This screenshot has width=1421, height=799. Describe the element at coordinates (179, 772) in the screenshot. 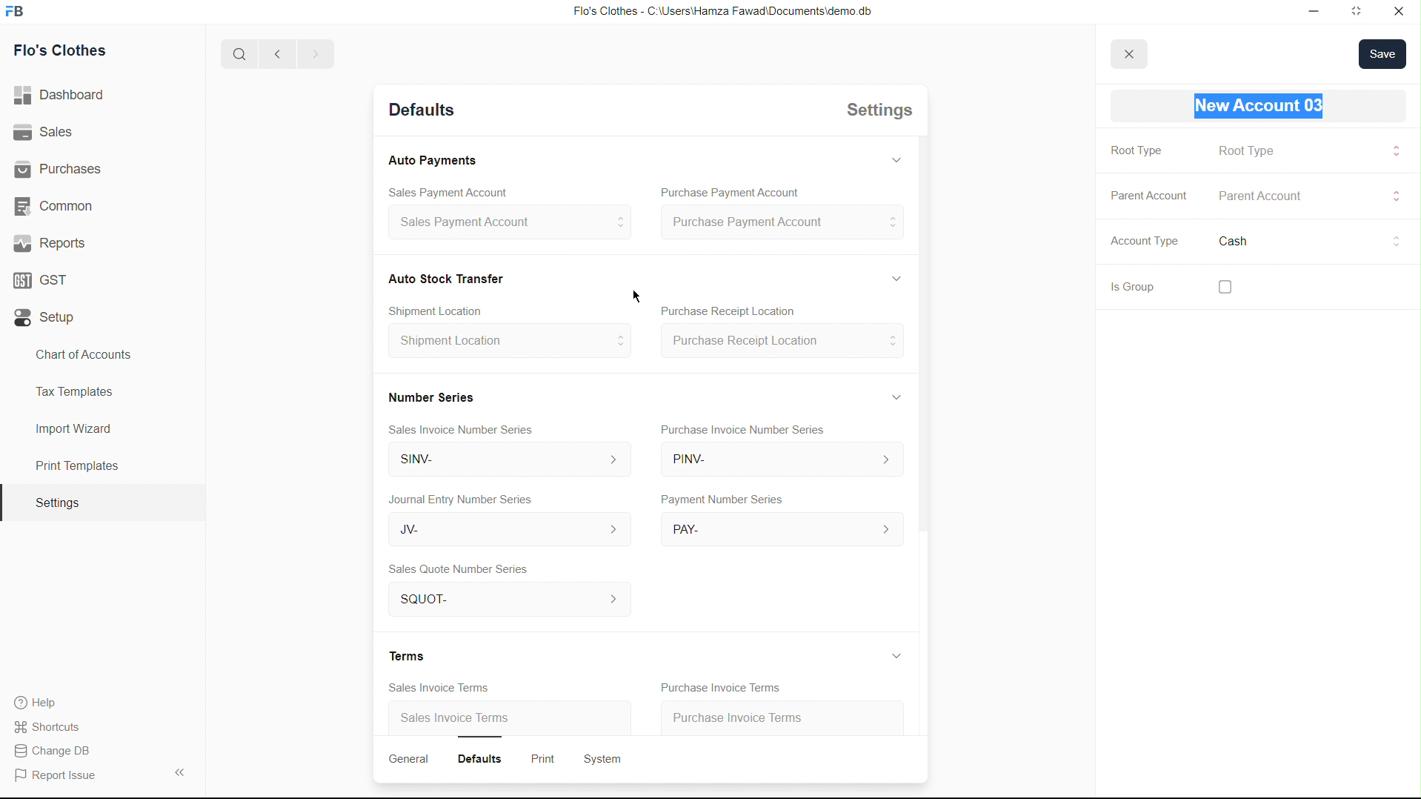

I see `Collapse` at that location.